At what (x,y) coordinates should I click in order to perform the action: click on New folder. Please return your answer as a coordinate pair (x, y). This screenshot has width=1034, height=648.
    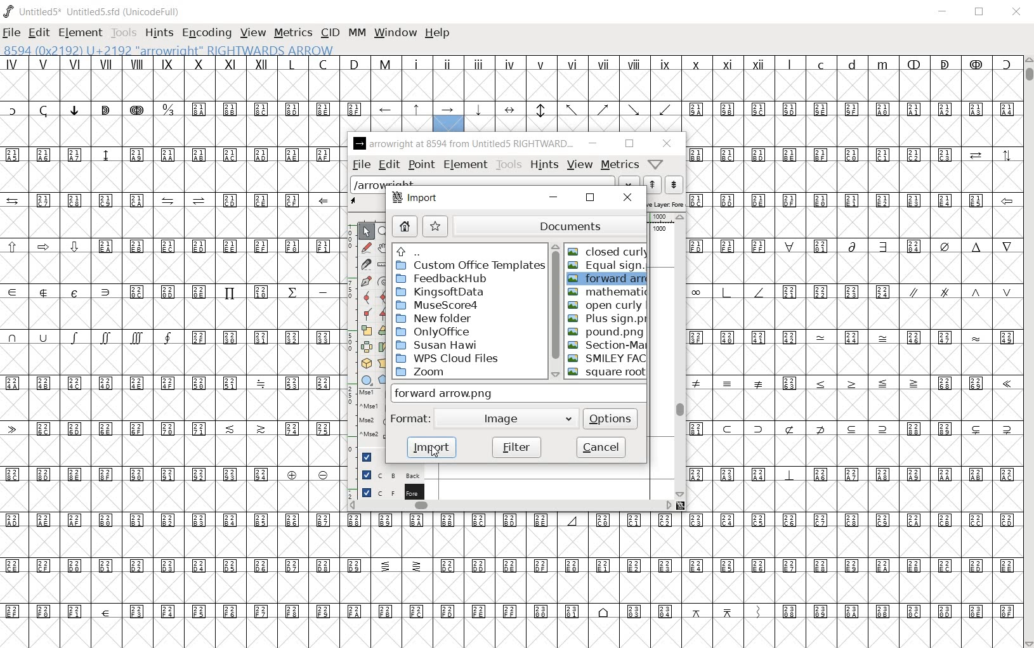
    Looking at the image, I should click on (436, 319).